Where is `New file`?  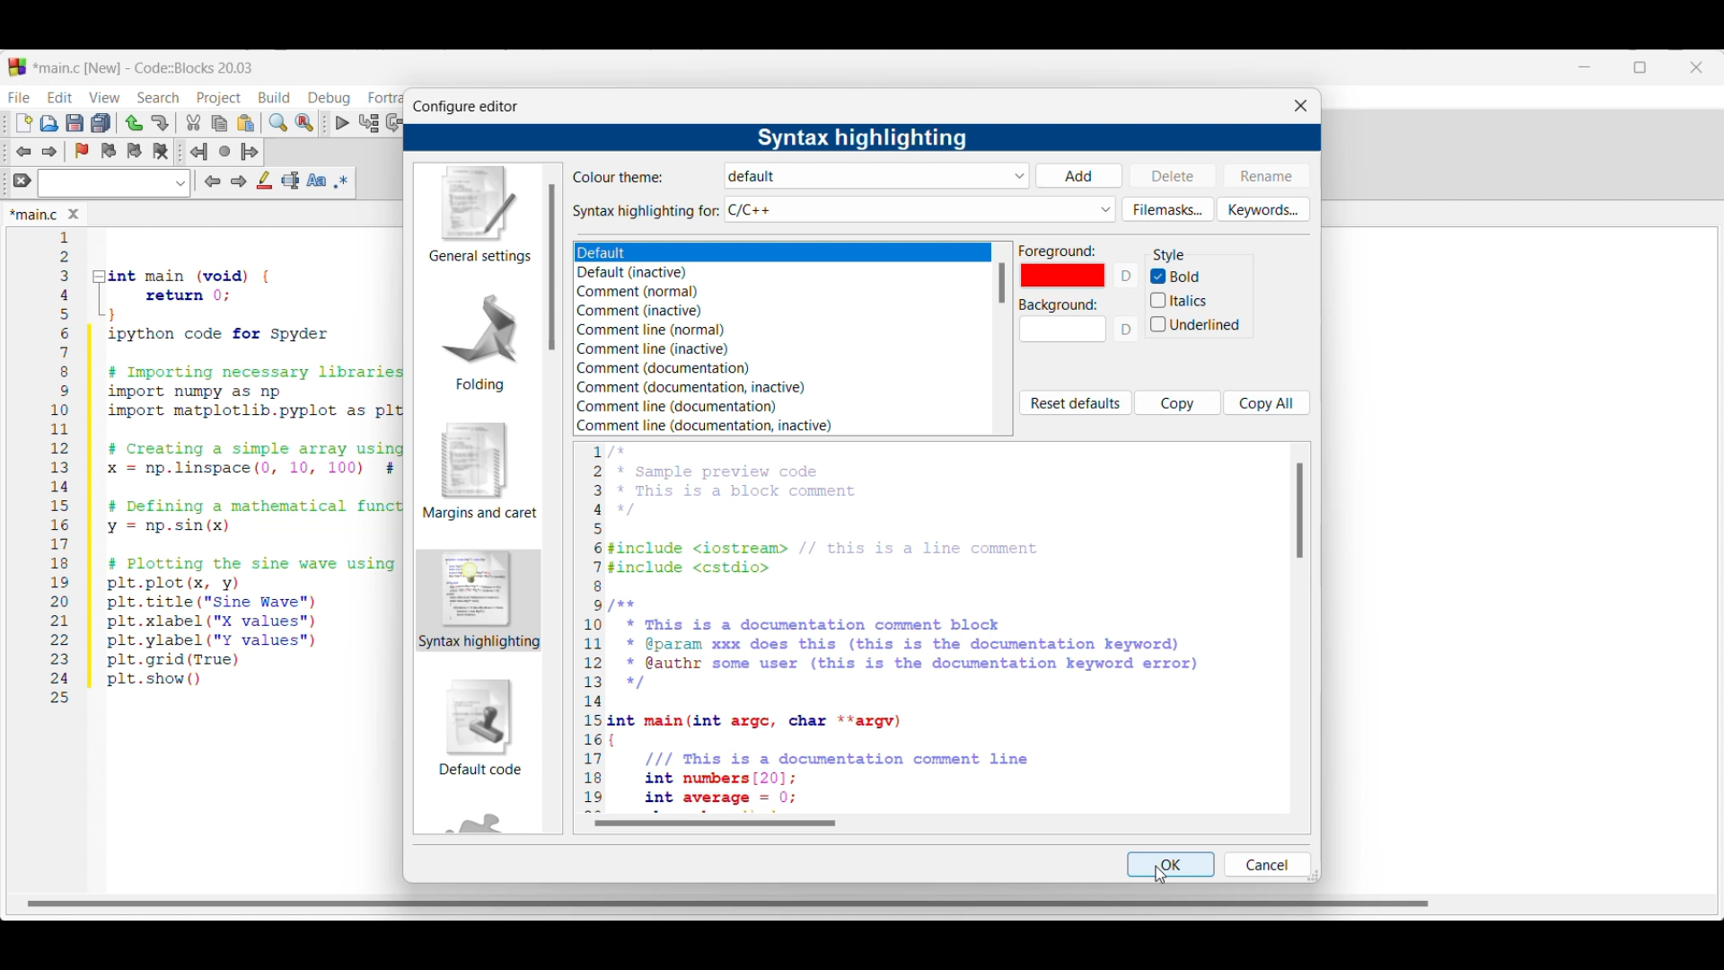 New file is located at coordinates (24, 123).